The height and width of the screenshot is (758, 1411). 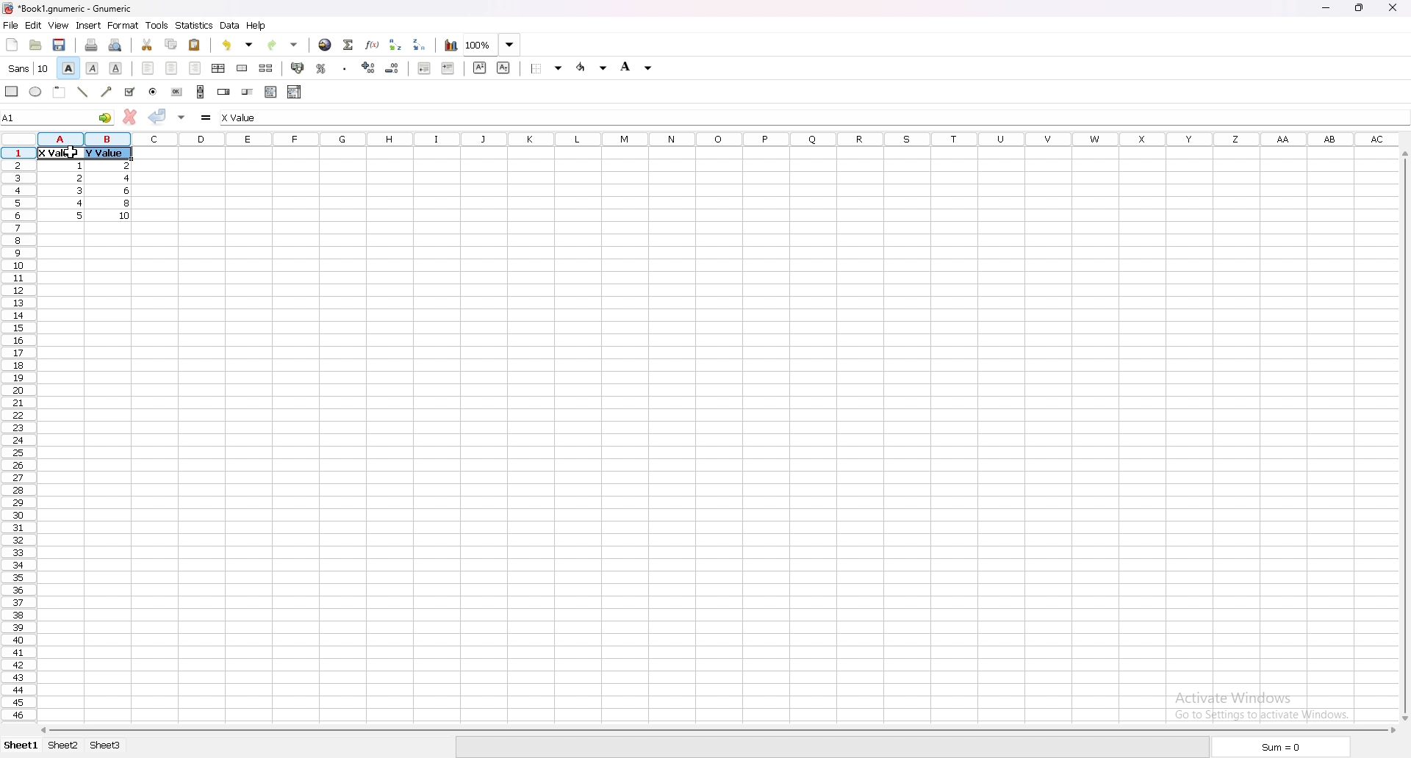 What do you see at coordinates (129, 92) in the screenshot?
I see `tickbox` at bounding box center [129, 92].